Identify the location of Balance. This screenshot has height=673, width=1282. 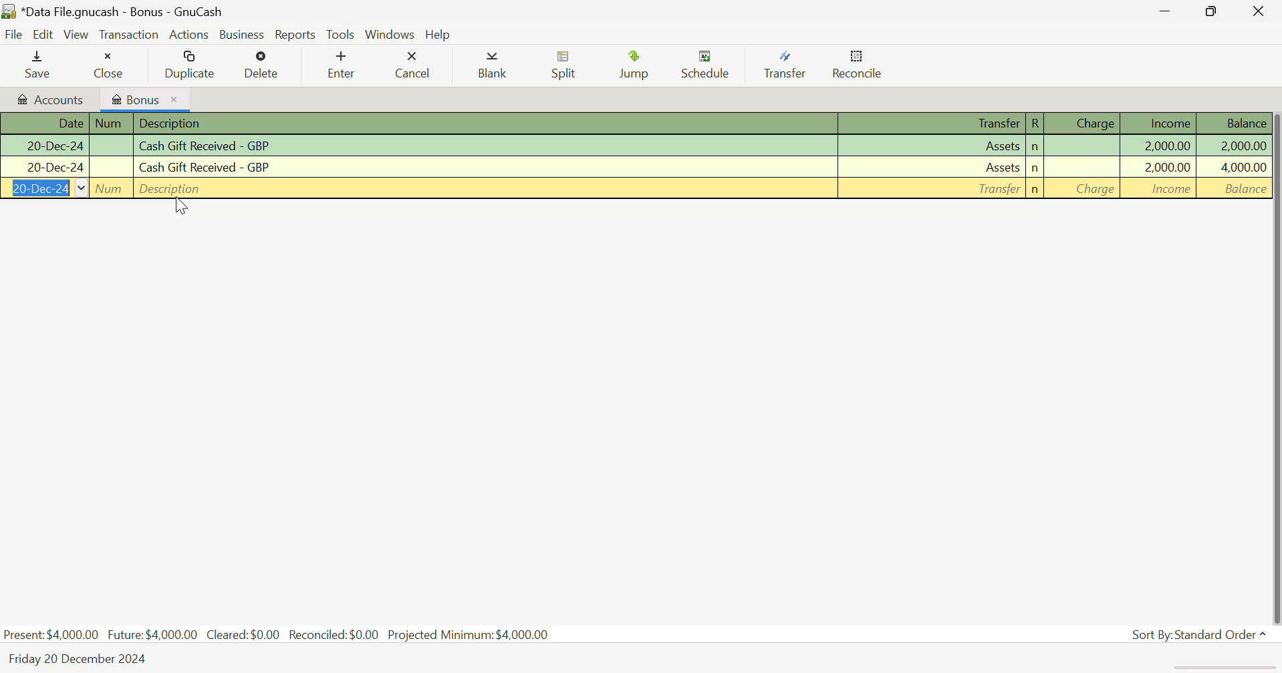
(1234, 145).